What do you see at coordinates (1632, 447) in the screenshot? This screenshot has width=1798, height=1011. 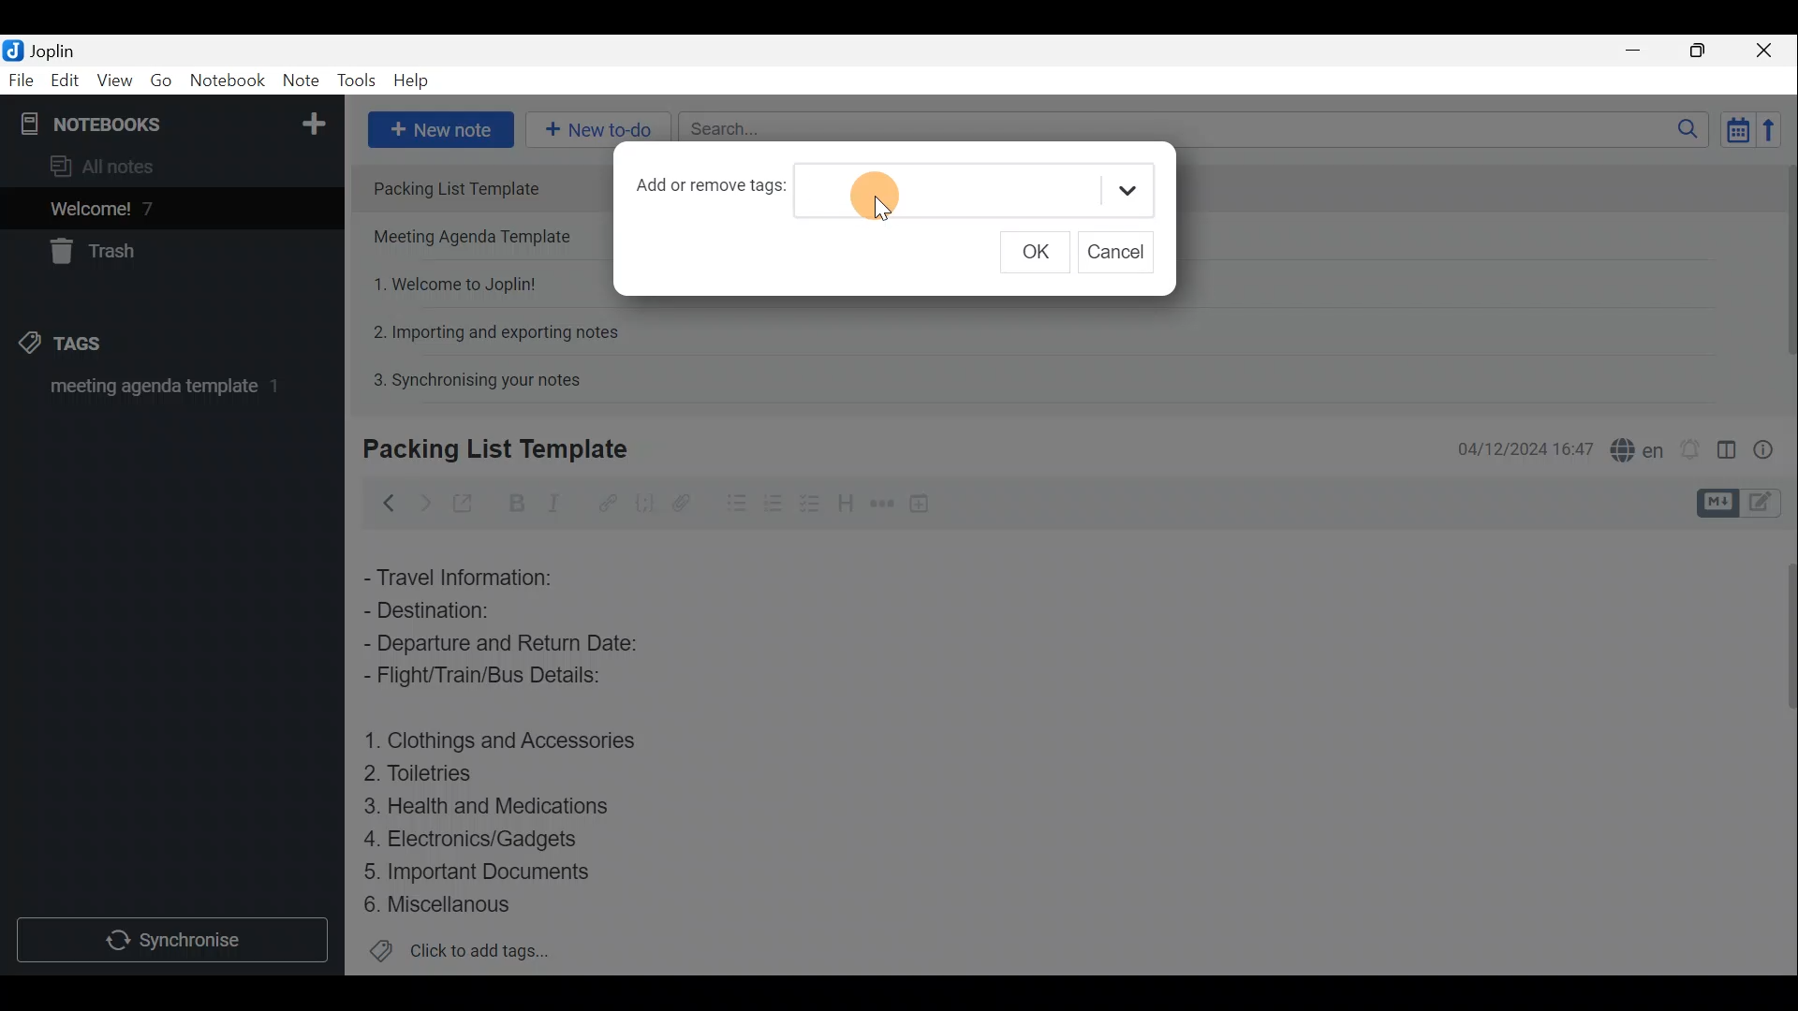 I see `Spell checker` at bounding box center [1632, 447].